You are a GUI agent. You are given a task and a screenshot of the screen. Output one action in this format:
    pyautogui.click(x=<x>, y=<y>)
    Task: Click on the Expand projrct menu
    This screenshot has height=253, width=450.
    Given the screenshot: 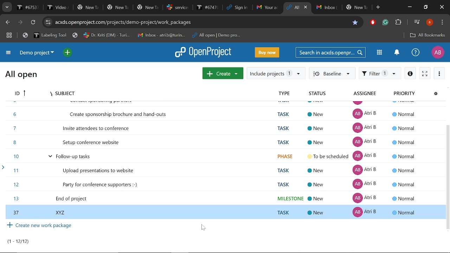 What is the action you would take?
    pyautogui.click(x=9, y=53)
    